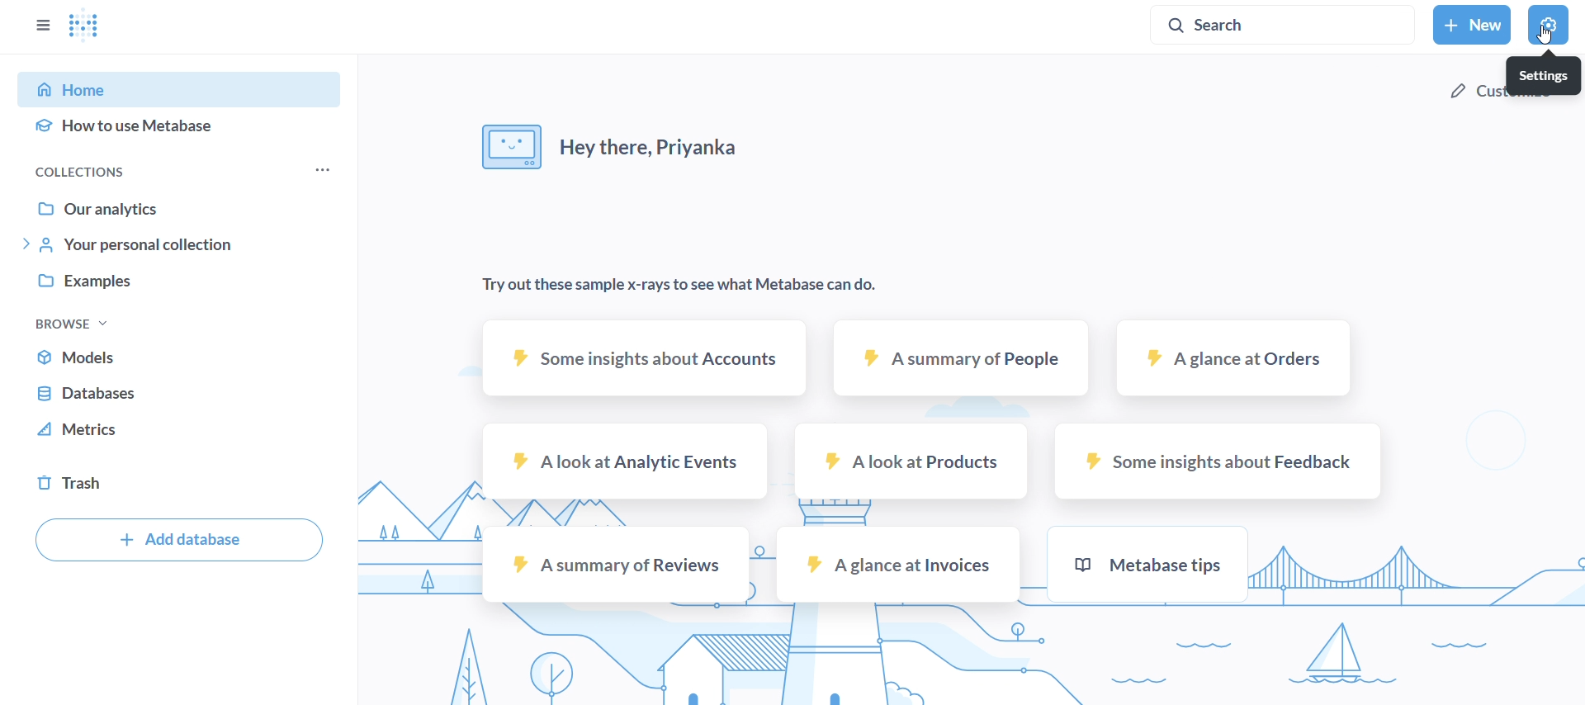  Describe the element at coordinates (46, 29) in the screenshot. I see `close sidebar` at that location.